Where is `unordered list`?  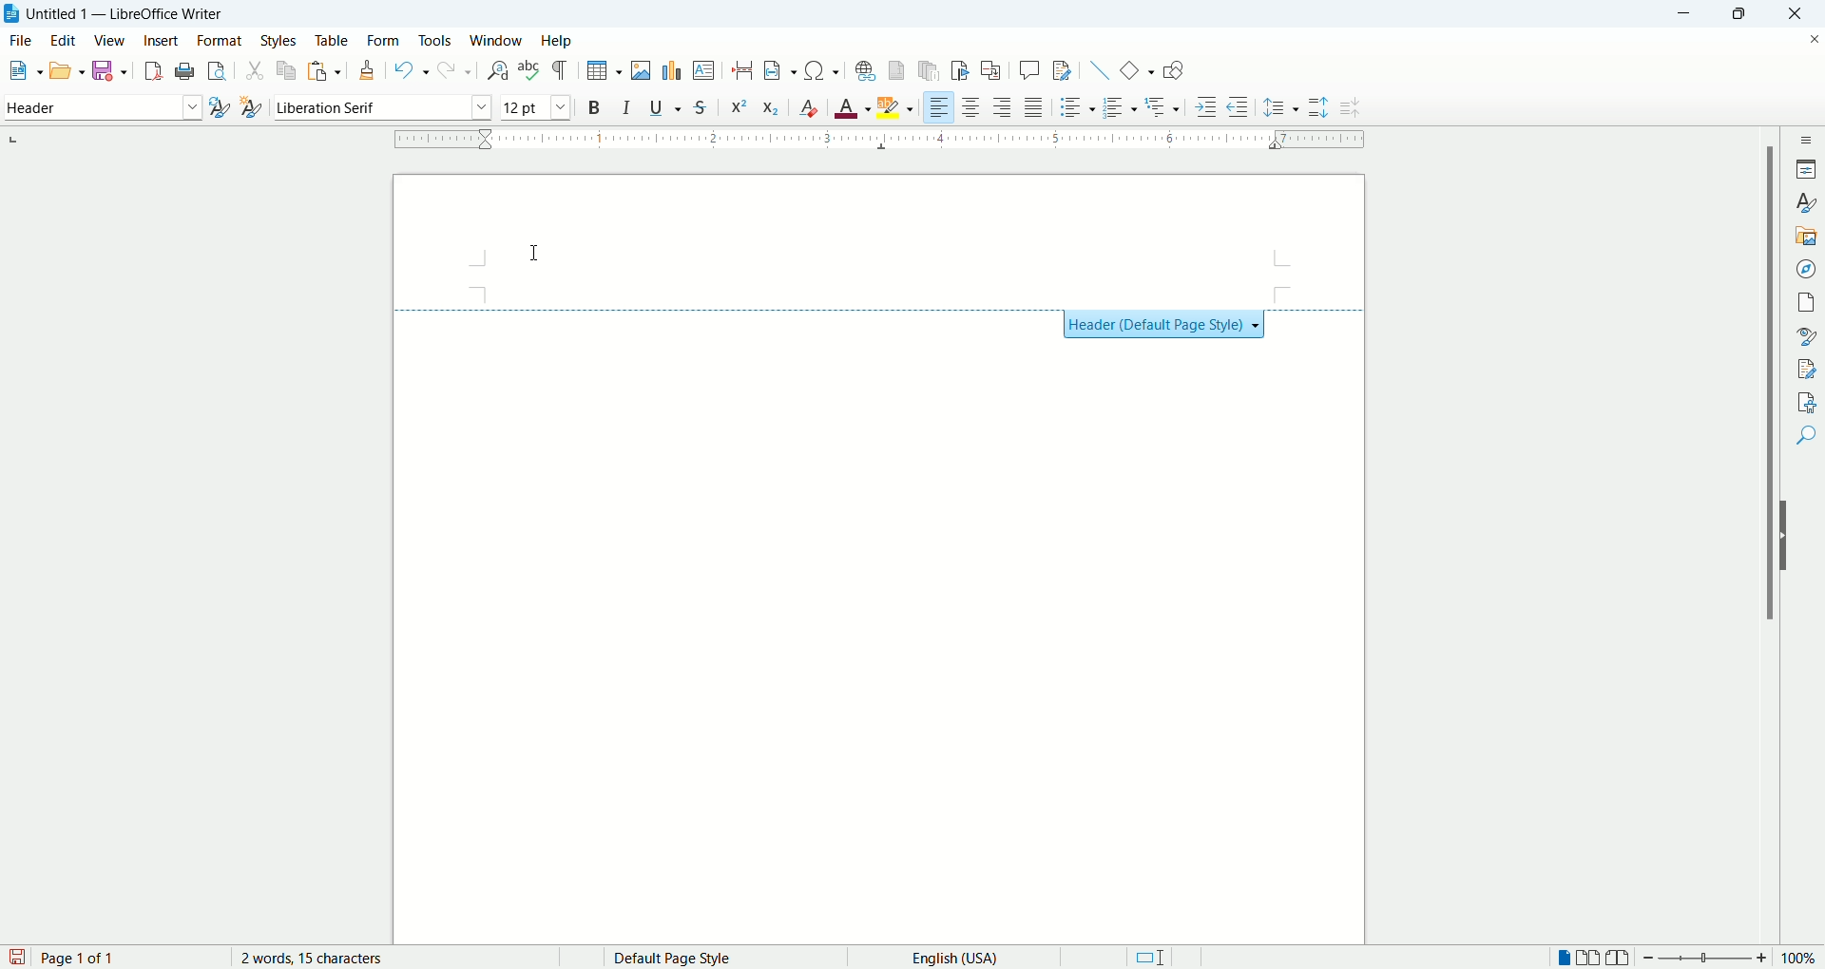
unordered list is located at coordinates (1066, 110).